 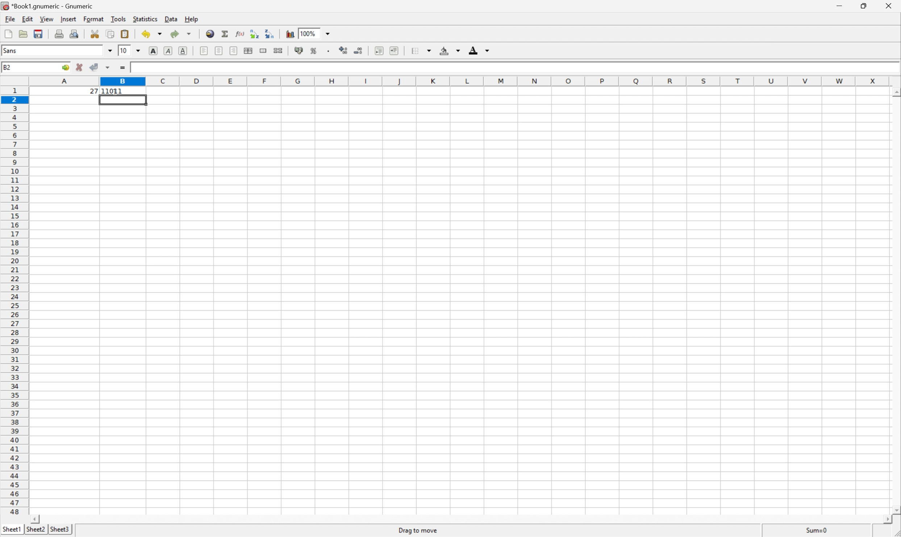 I want to click on Foreground, so click(x=479, y=49).